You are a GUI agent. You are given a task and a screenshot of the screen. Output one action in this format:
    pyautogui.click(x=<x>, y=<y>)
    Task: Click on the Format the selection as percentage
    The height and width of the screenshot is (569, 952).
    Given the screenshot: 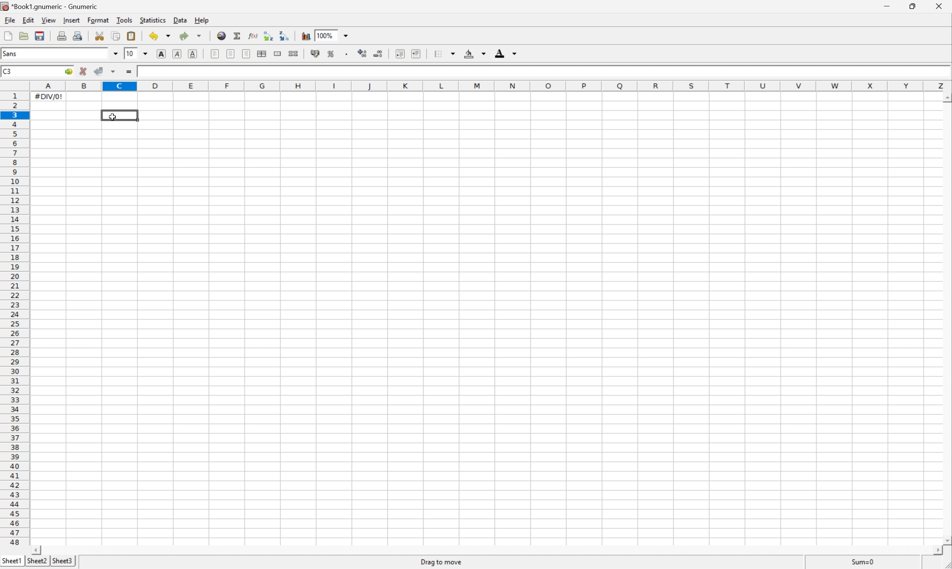 What is the action you would take?
    pyautogui.click(x=331, y=54)
    